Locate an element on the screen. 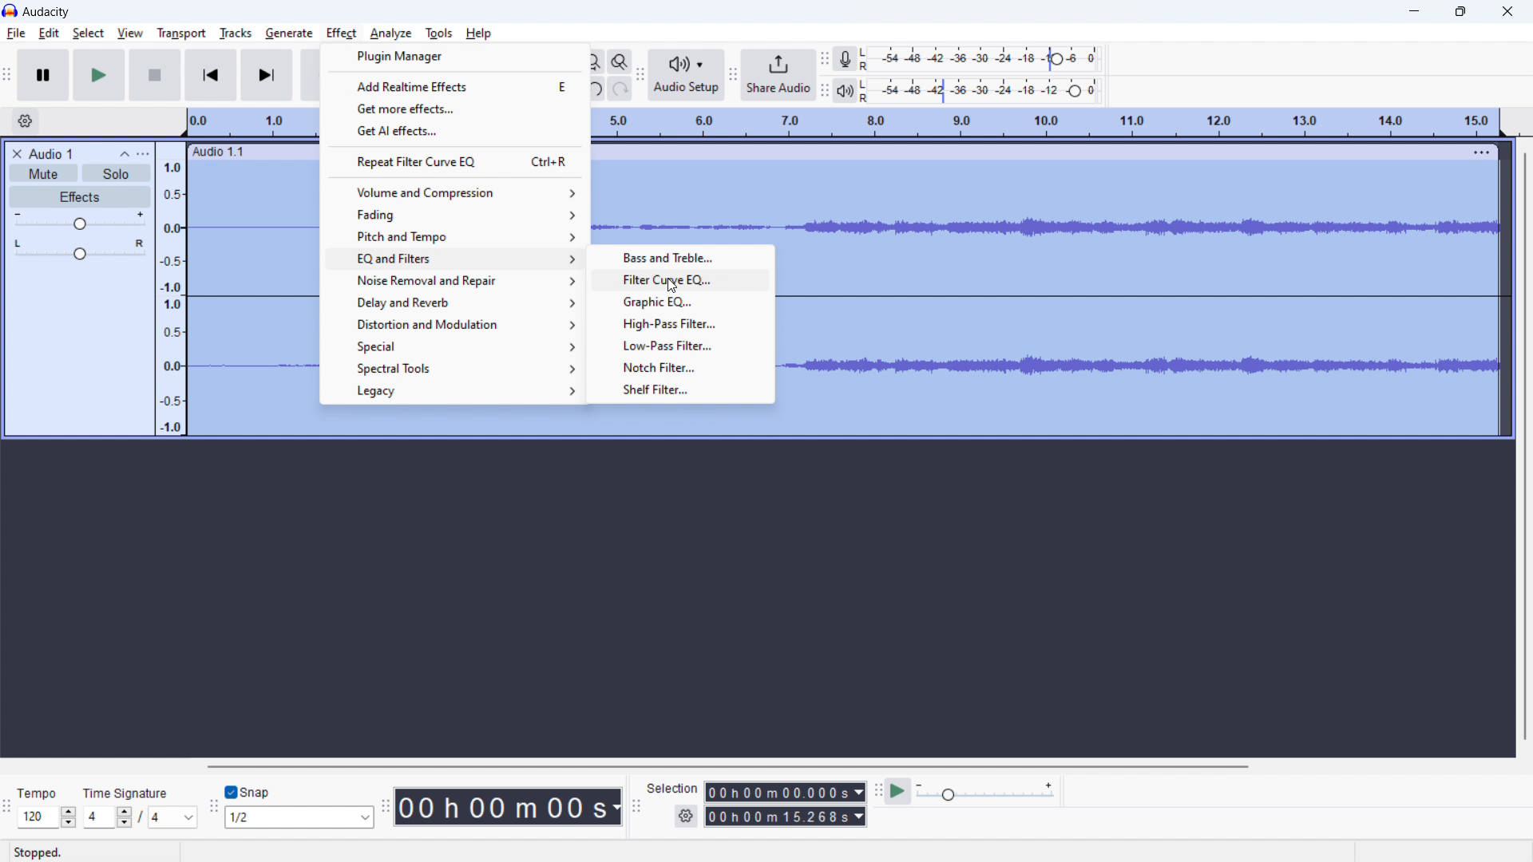  audio setup is located at coordinates (689, 77).